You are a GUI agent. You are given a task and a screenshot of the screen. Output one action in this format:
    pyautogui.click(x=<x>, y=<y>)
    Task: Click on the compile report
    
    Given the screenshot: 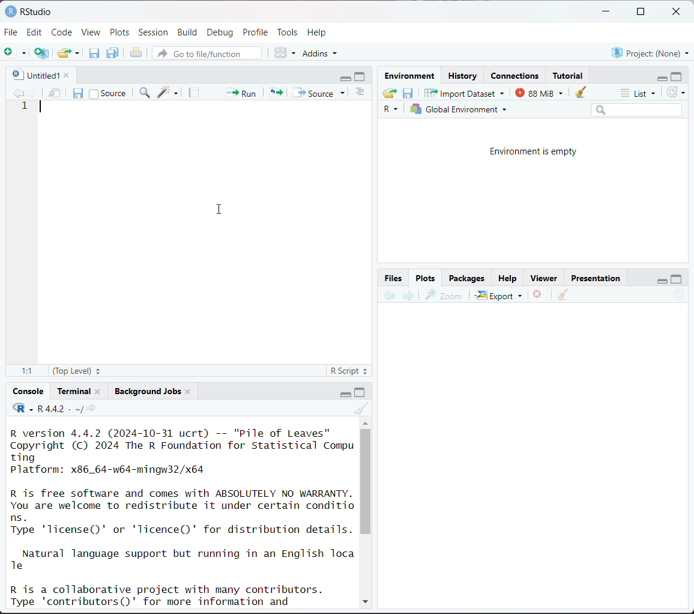 What is the action you would take?
    pyautogui.click(x=195, y=93)
    